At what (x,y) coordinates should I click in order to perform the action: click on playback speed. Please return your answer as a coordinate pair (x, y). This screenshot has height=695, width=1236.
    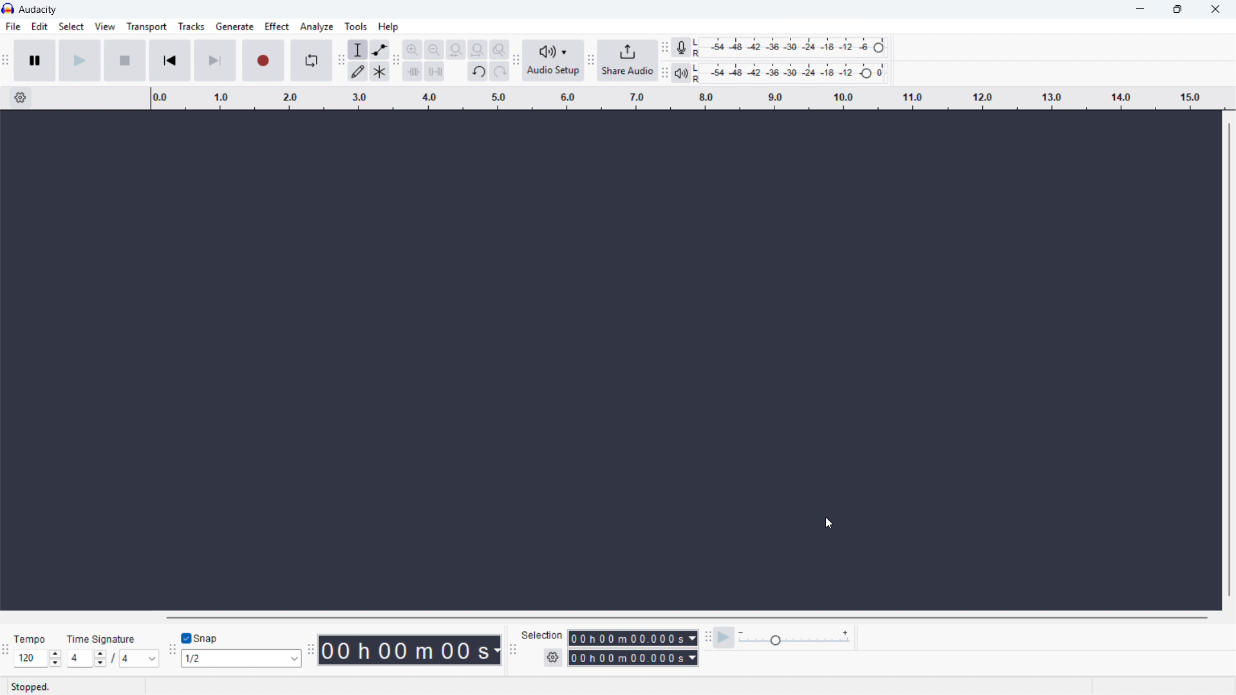
    Looking at the image, I should click on (794, 638).